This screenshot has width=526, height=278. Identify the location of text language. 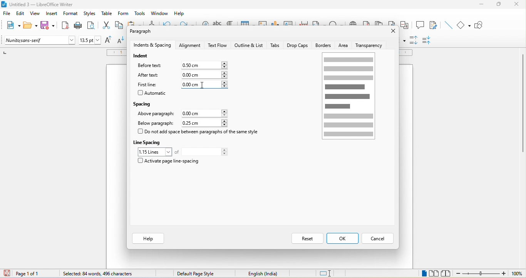
(273, 273).